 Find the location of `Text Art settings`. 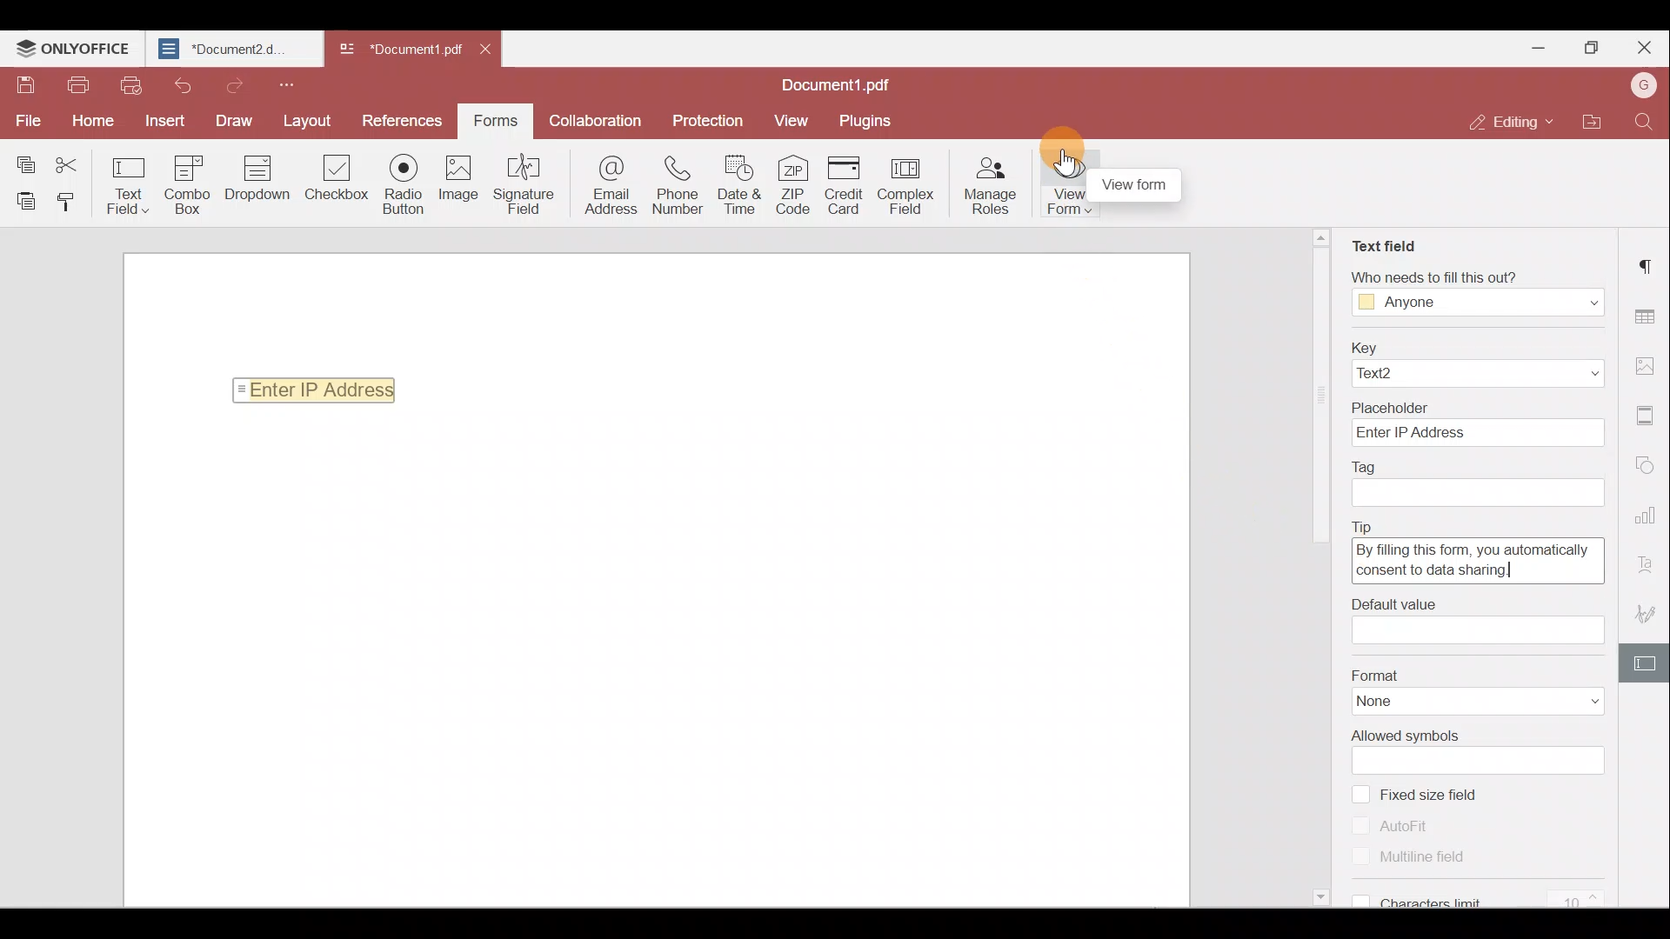

Text Art settings is located at coordinates (1649, 559).